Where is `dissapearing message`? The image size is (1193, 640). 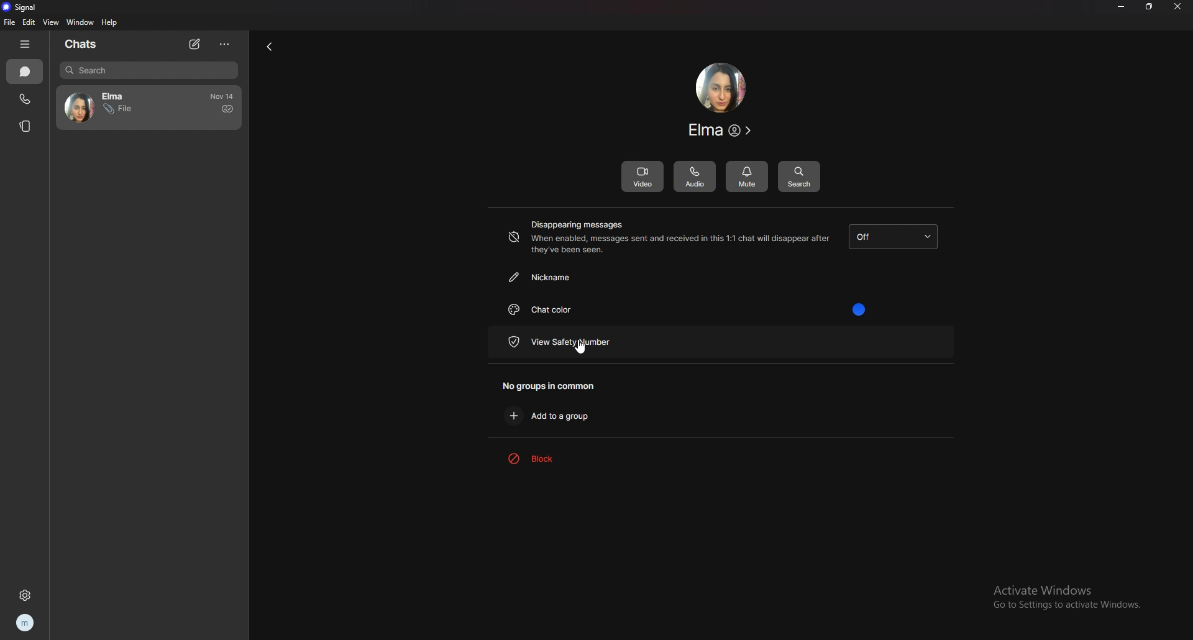
dissapearing message is located at coordinates (893, 237).